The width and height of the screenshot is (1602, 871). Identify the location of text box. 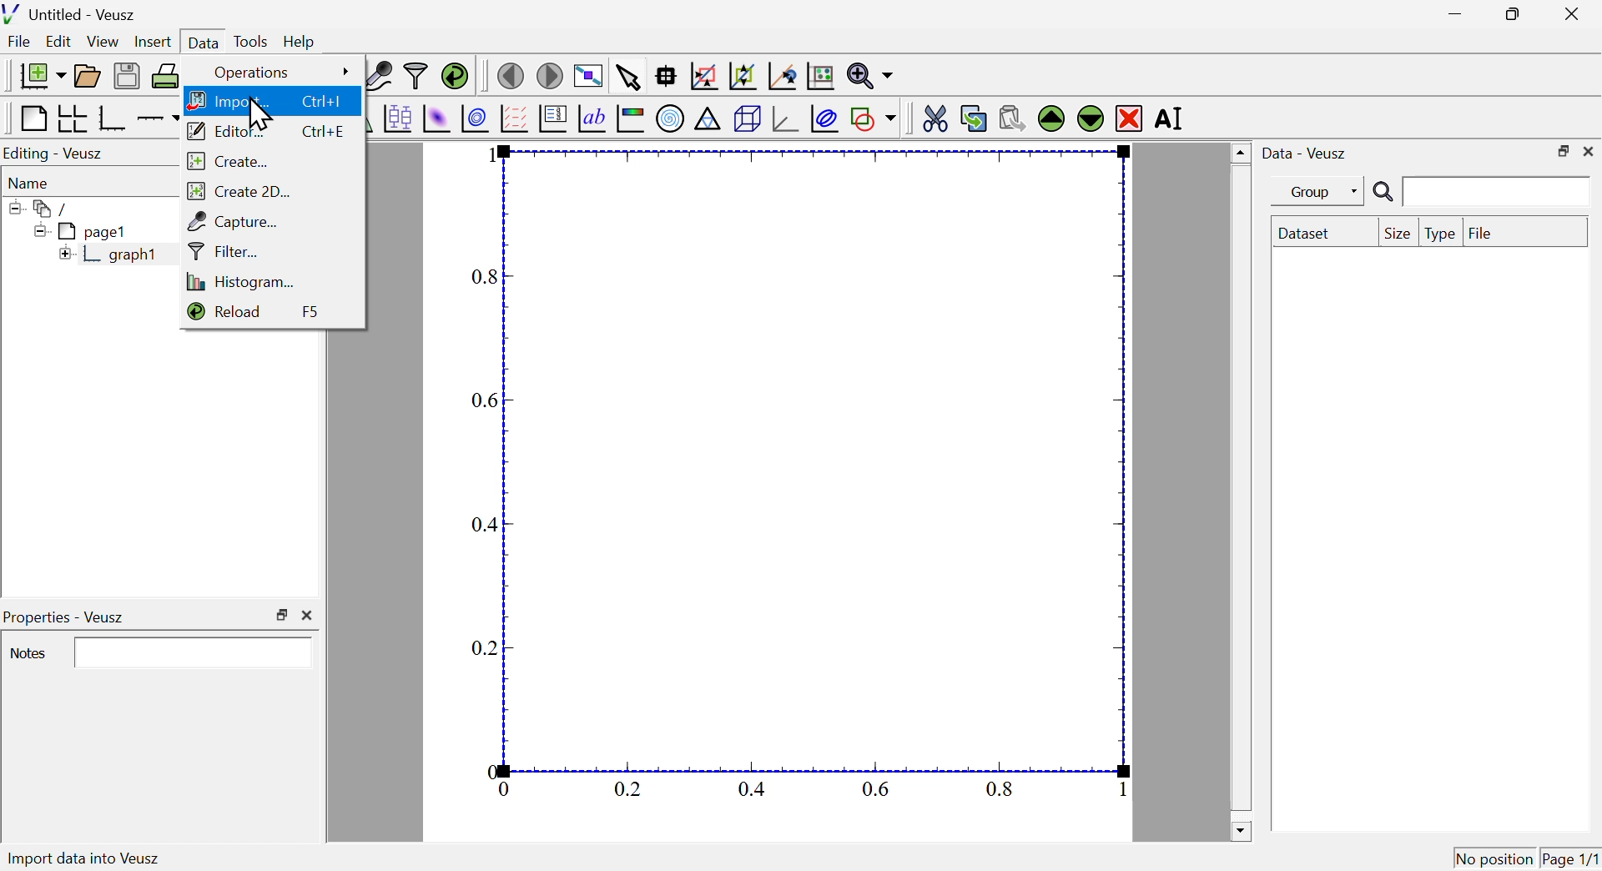
(196, 652).